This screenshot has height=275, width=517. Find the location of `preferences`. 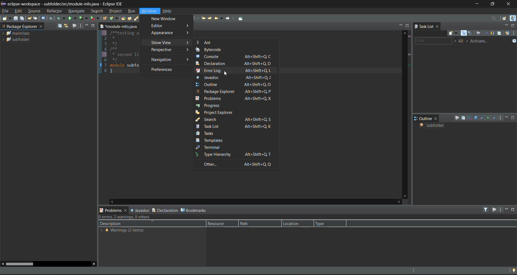

preferences is located at coordinates (163, 70).